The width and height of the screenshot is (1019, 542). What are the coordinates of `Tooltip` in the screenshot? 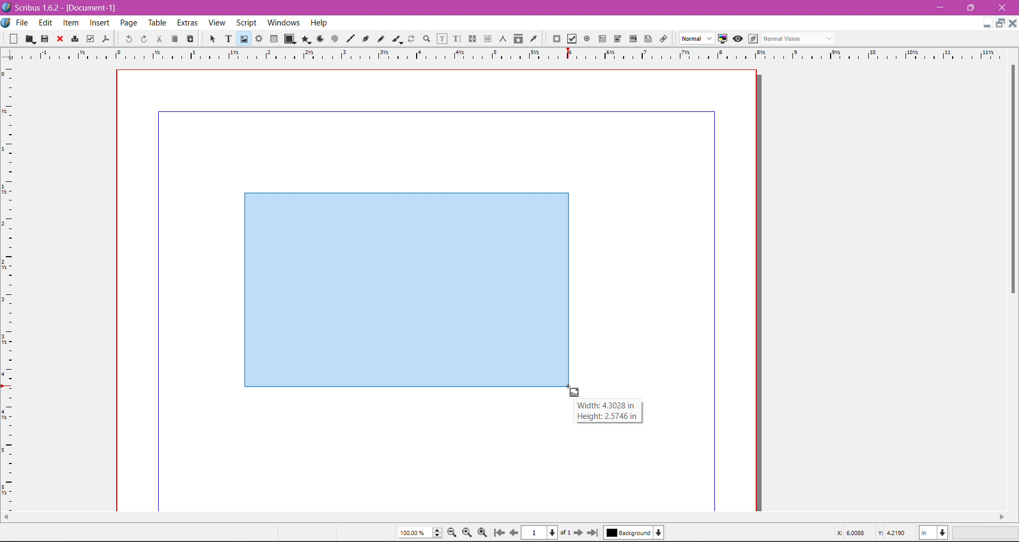 It's located at (607, 410).